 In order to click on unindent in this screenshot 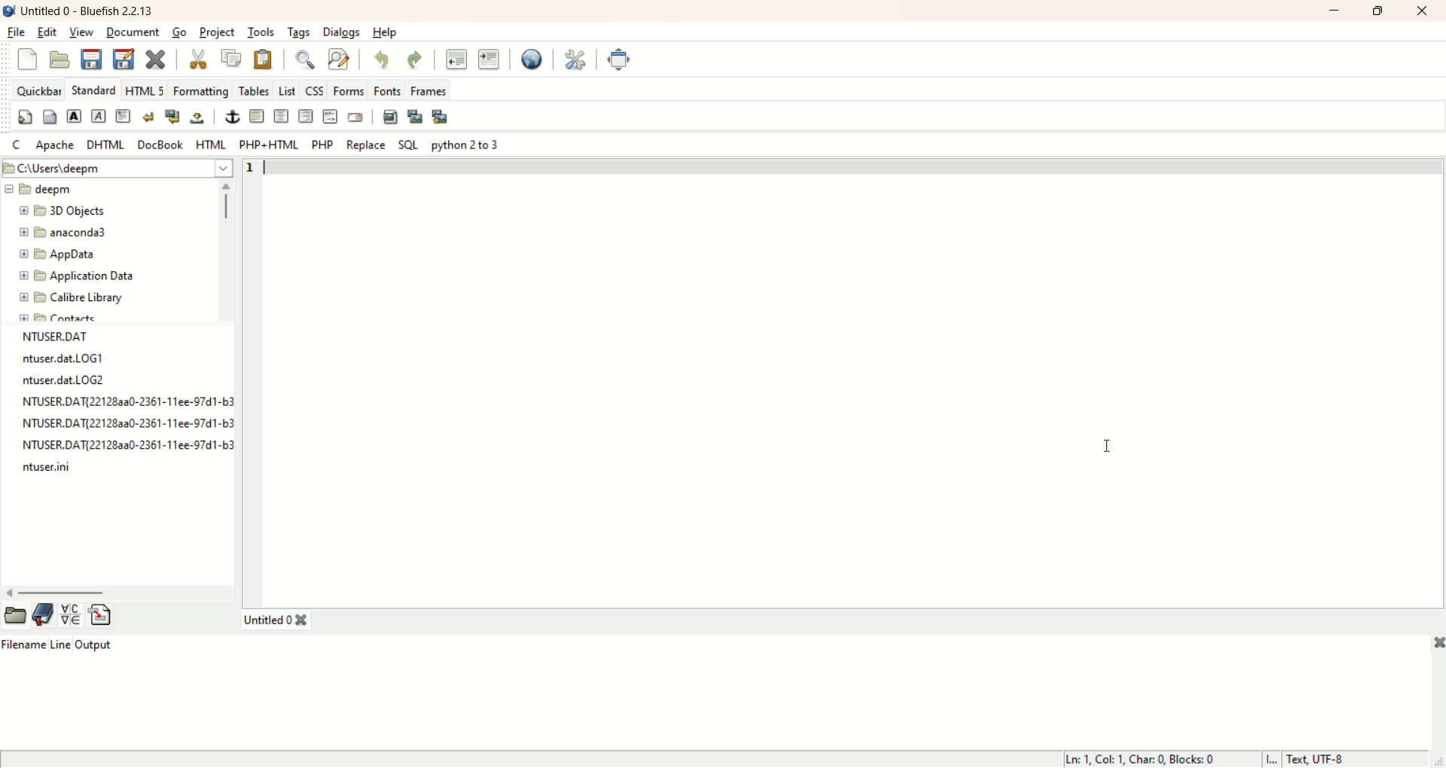, I will do `click(456, 59)`.